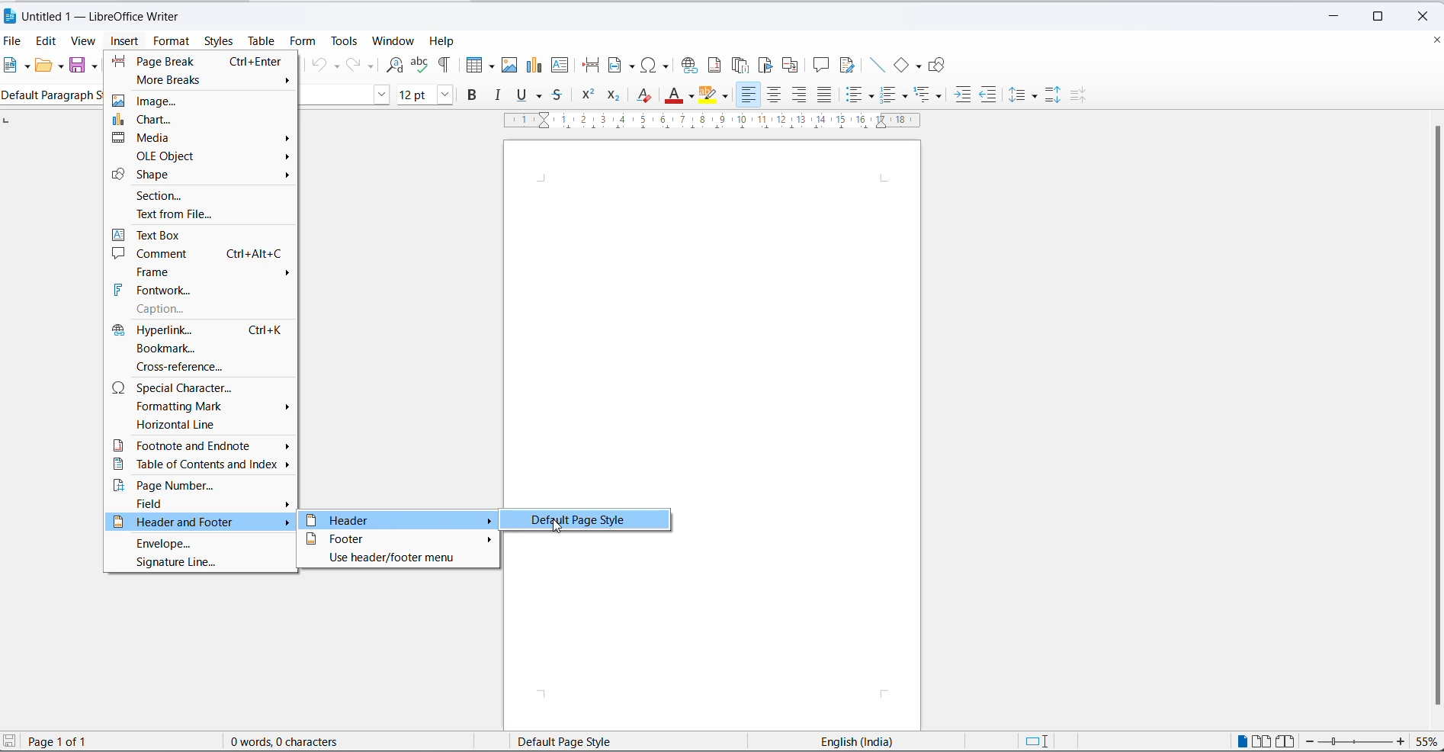  What do you see at coordinates (204, 101) in the screenshot?
I see `image` at bounding box center [204, 101].